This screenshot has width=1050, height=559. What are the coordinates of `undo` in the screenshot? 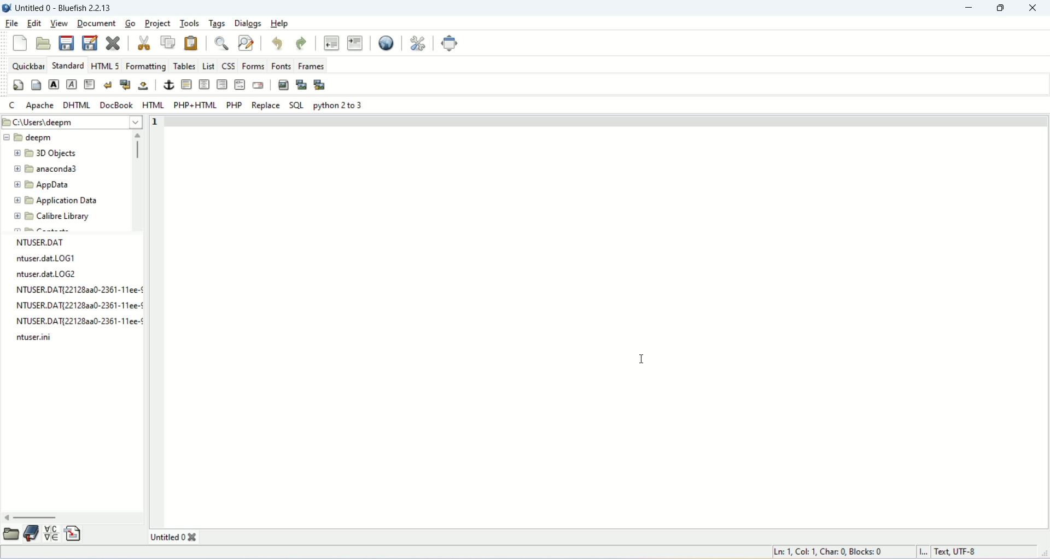 It's located at (277, 42).